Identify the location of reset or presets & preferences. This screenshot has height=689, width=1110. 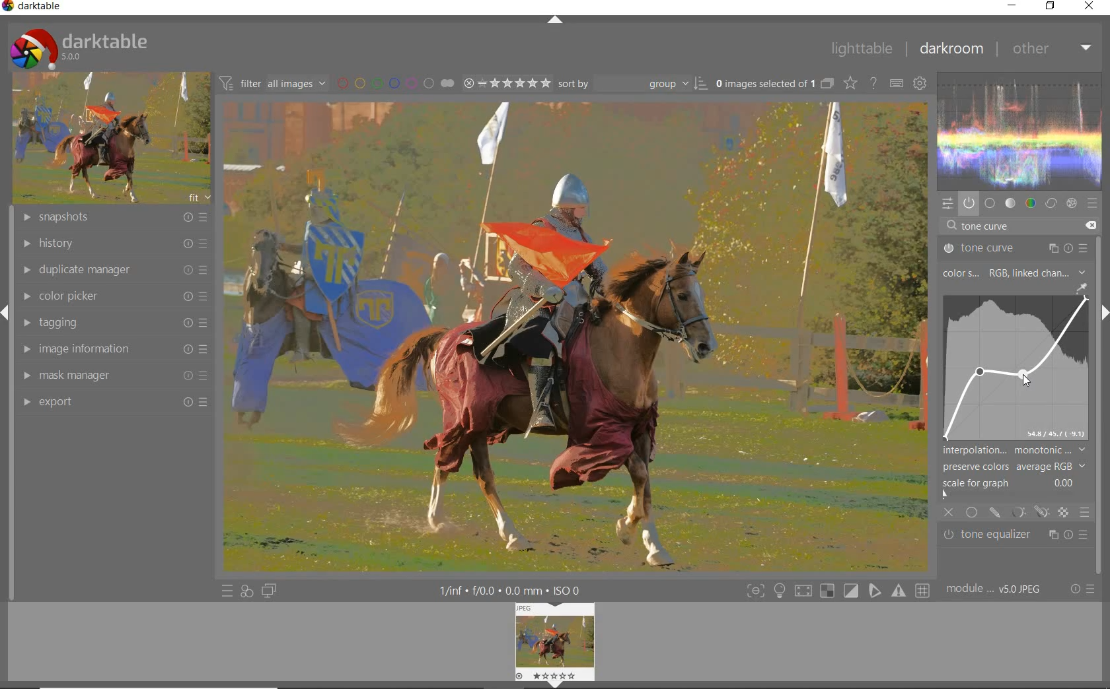
(1082, 590).